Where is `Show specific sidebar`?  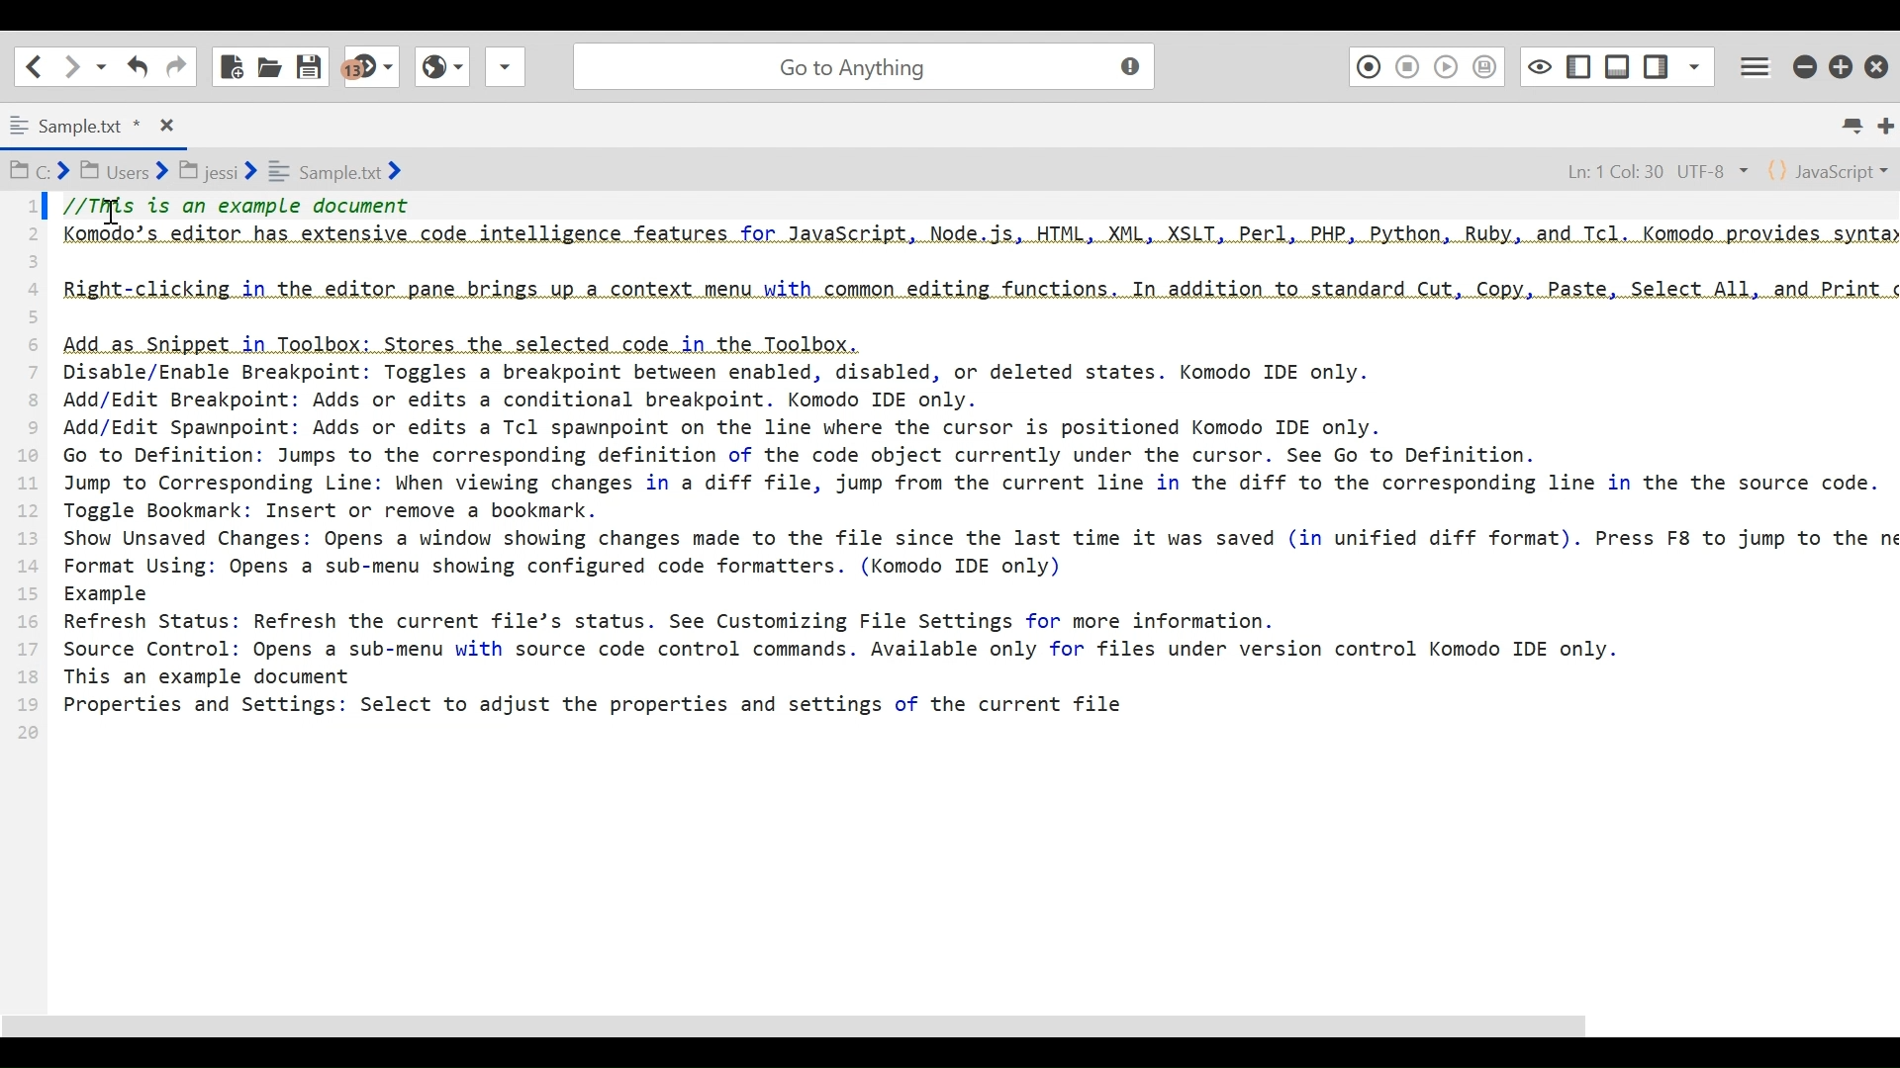
Show specific sidebar is located at coordinates (1694, 63).